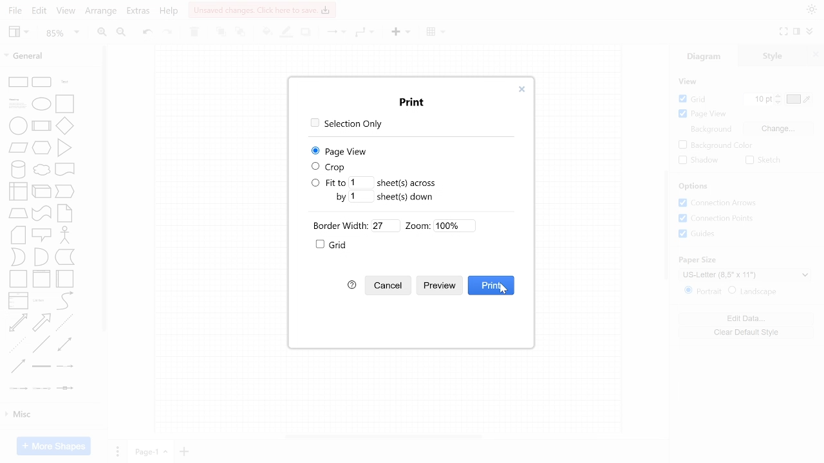  What do you see at coordinates (42, 388) in the screenshot?
I see `Connector with 3 labels` at bounding box center [42, 388].